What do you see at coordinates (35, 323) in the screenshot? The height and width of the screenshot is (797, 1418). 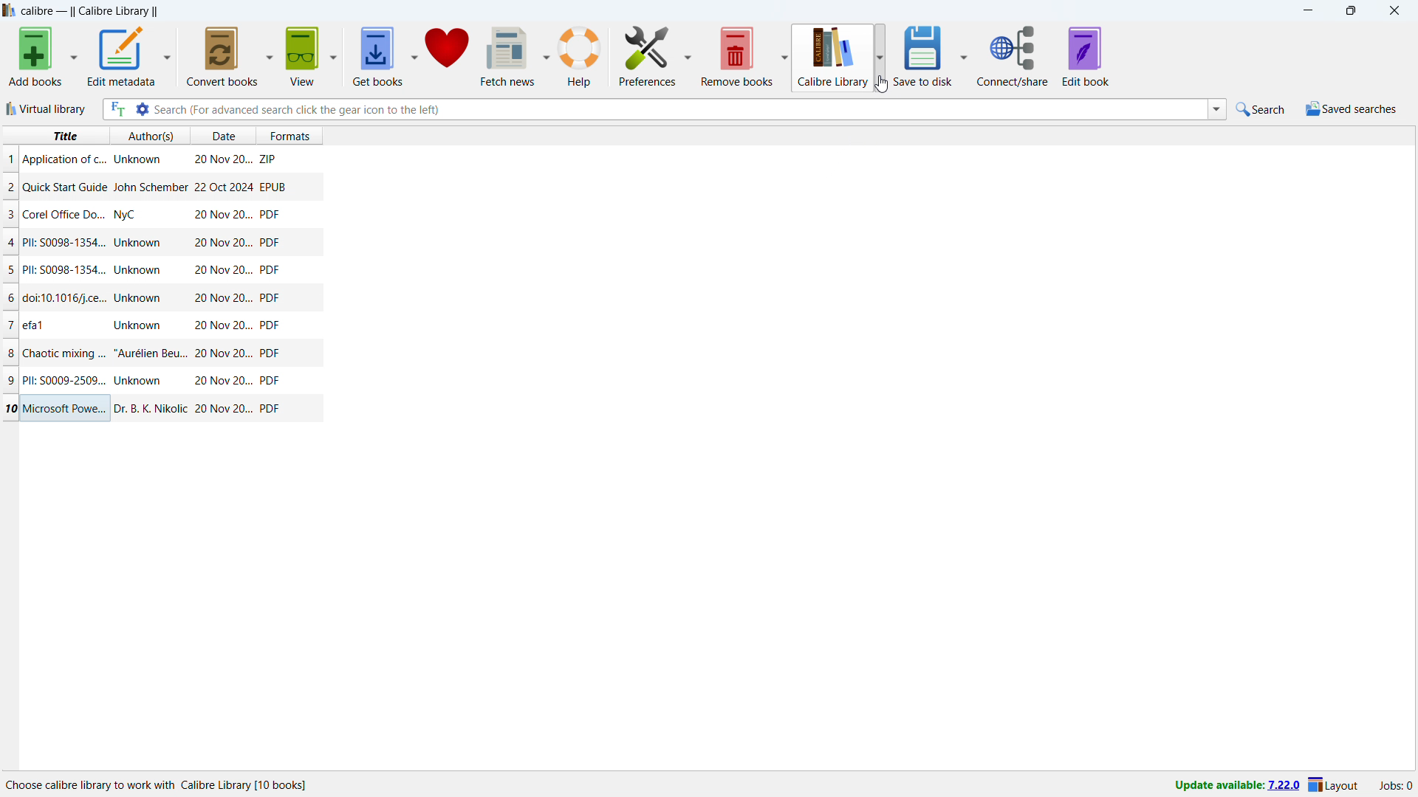 I see `Title` at bounding box center [35, 323].